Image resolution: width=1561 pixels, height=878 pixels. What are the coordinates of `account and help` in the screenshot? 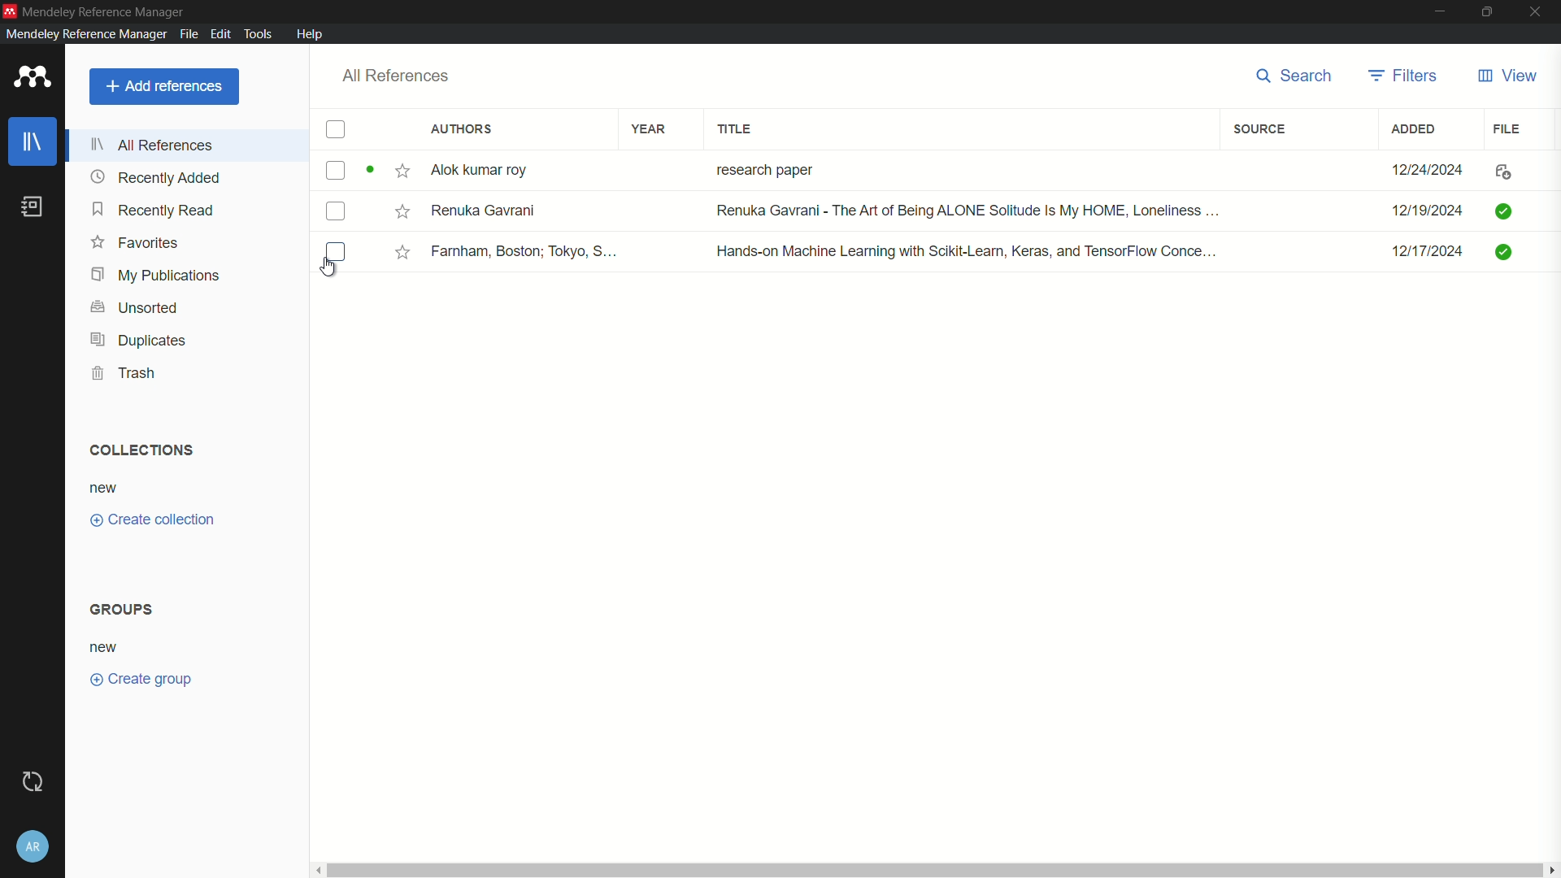 It's located at (34, 847).